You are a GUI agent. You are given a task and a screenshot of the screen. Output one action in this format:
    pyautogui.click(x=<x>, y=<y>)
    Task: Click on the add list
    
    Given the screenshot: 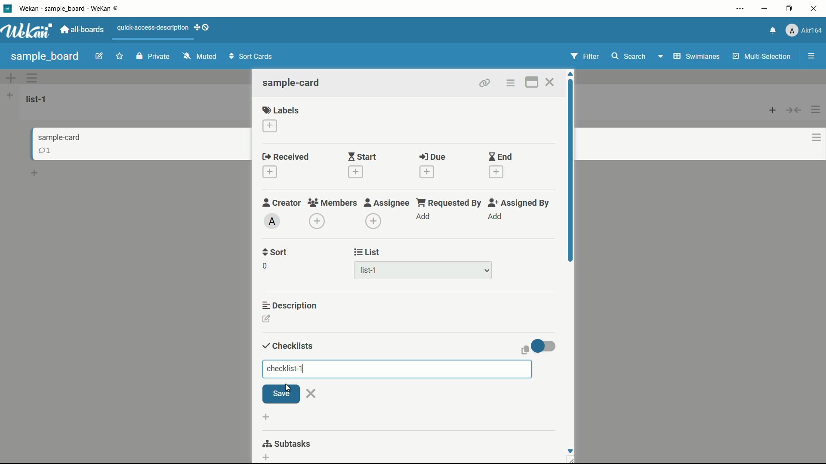 What is the action you would take?
    pyautogui.click(x=10, y=96)
    